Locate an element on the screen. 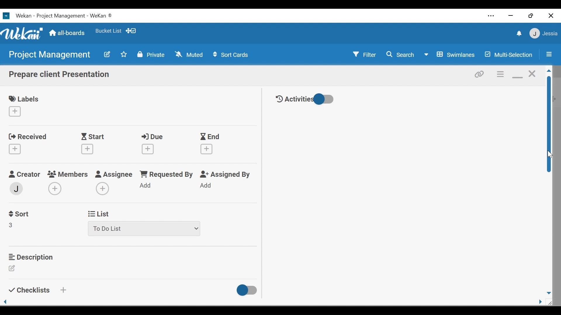 The image size is (561, 315). Activities is located at coordinates (294, 99).